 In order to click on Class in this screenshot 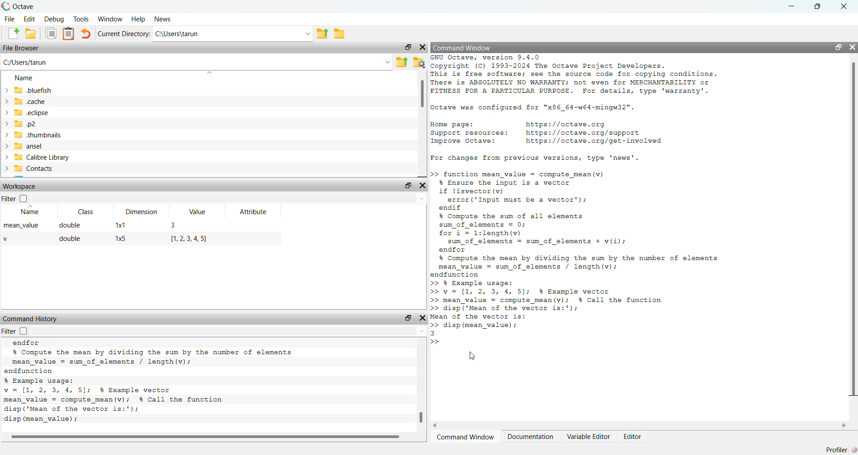, I will do `click(86, 211)`.